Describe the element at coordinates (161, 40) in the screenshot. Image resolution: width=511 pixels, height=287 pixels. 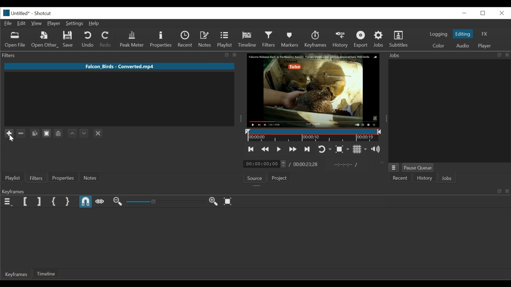
I see `Properties` at that location.